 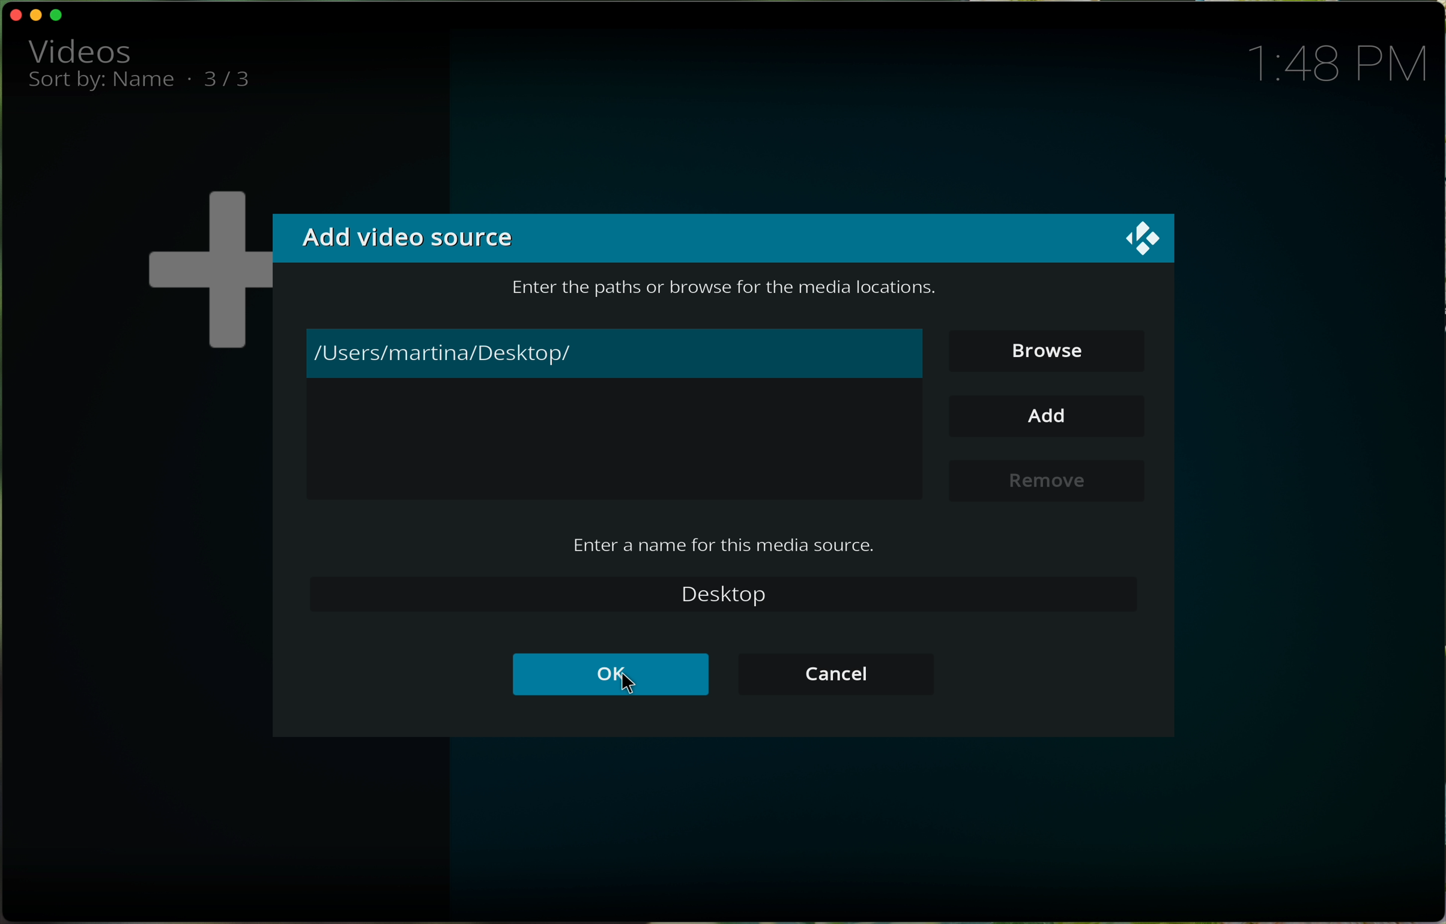 What do you see at coordinates (410, 239) in the screenshot?
I see `add video source` at bounding box center [410, 239].